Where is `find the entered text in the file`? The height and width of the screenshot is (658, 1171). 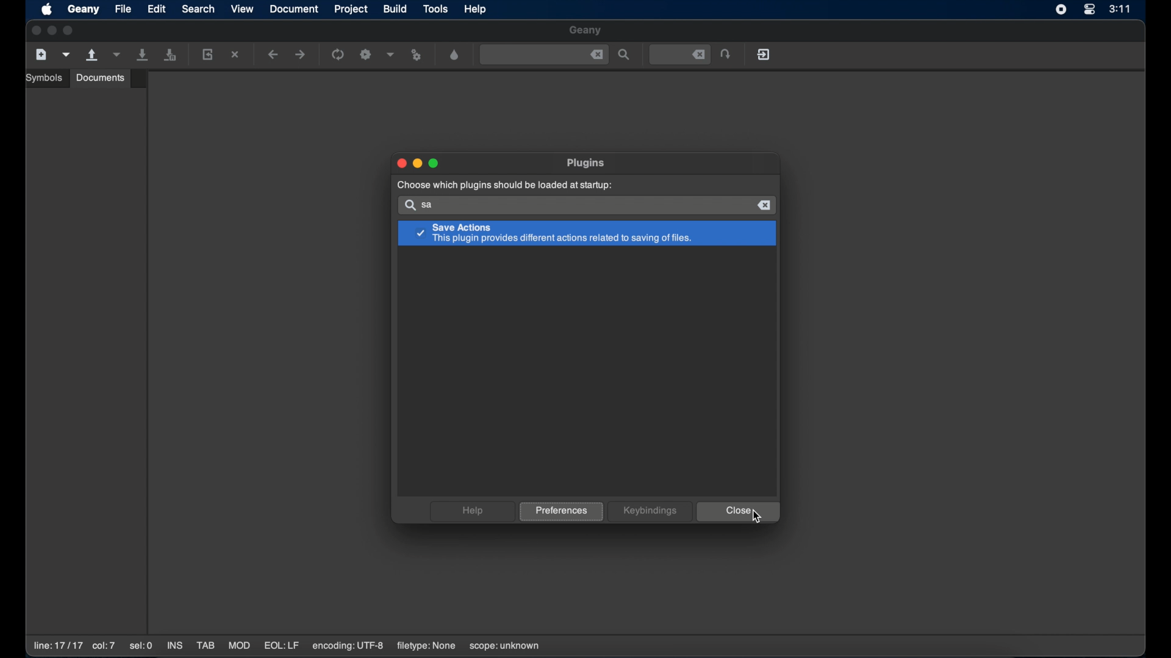 find the entered text in the file is located at coordinates (625, 55).